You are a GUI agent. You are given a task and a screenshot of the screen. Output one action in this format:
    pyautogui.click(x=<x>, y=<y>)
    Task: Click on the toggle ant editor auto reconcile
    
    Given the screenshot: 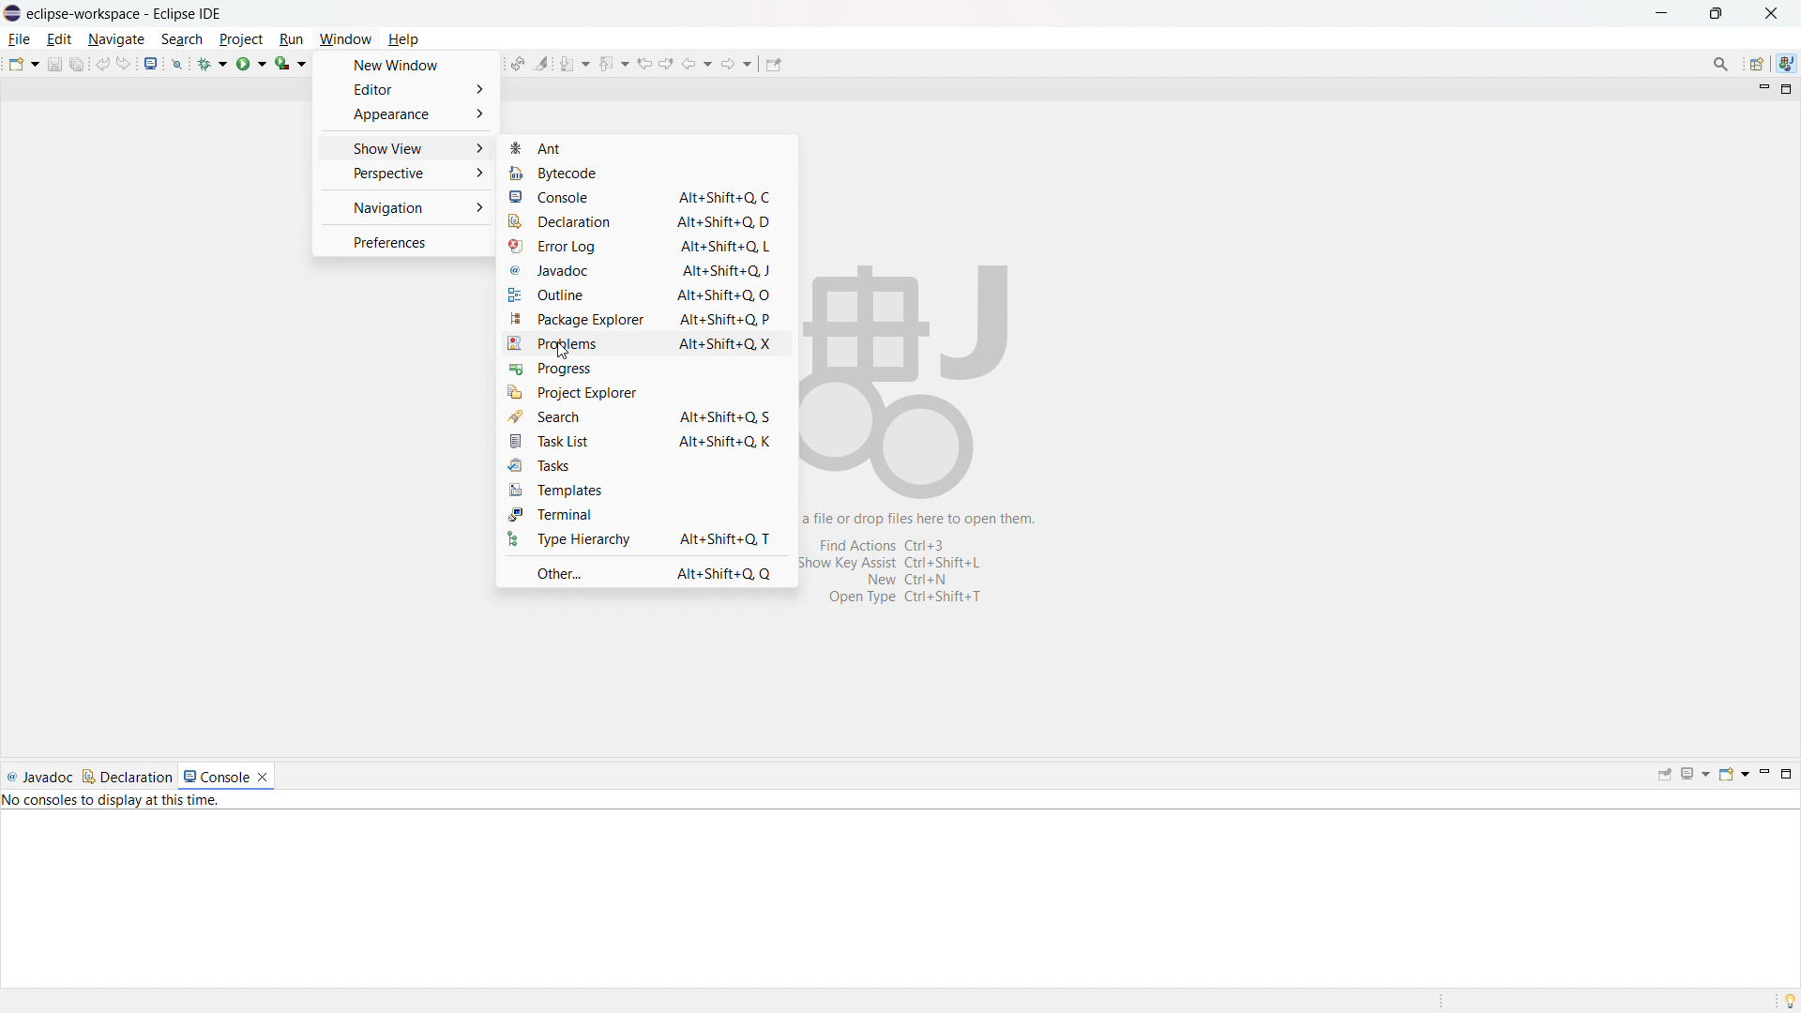 What is the action you would take?
    pyautogui.click(x=518, y=64)
    